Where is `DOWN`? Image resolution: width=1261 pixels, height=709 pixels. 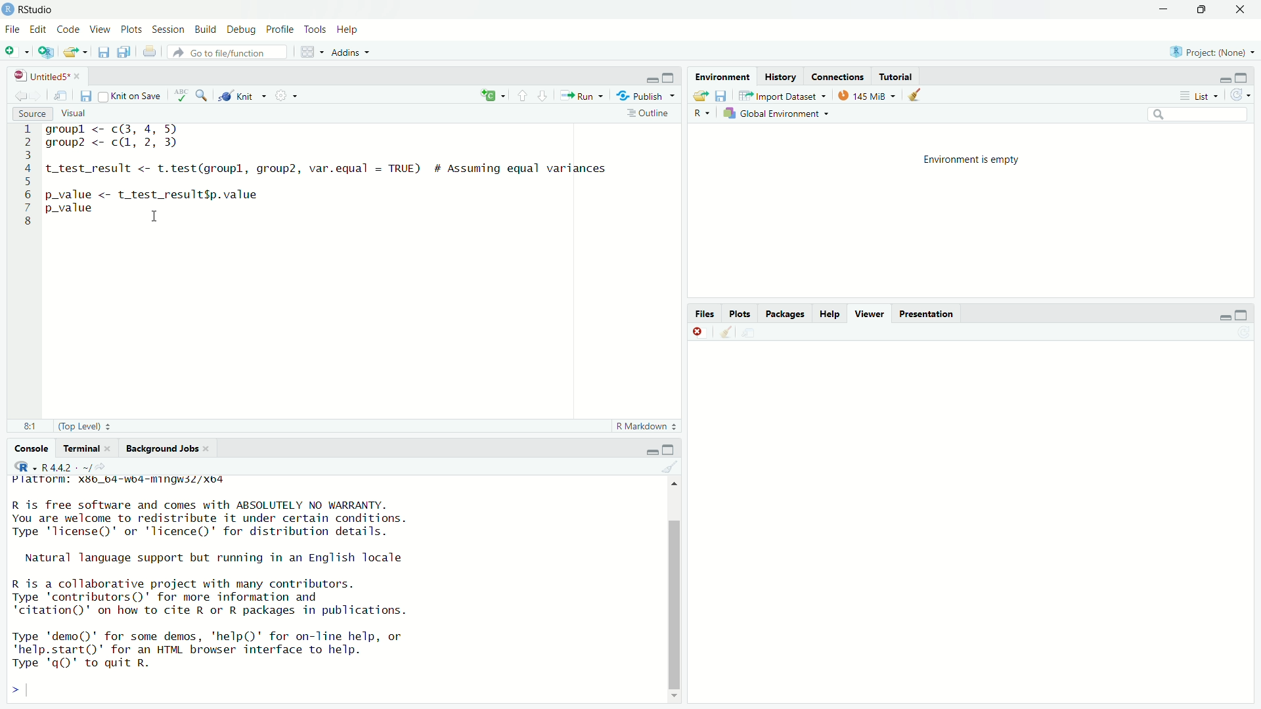
DOWN is located at coordinates (1201, 9).